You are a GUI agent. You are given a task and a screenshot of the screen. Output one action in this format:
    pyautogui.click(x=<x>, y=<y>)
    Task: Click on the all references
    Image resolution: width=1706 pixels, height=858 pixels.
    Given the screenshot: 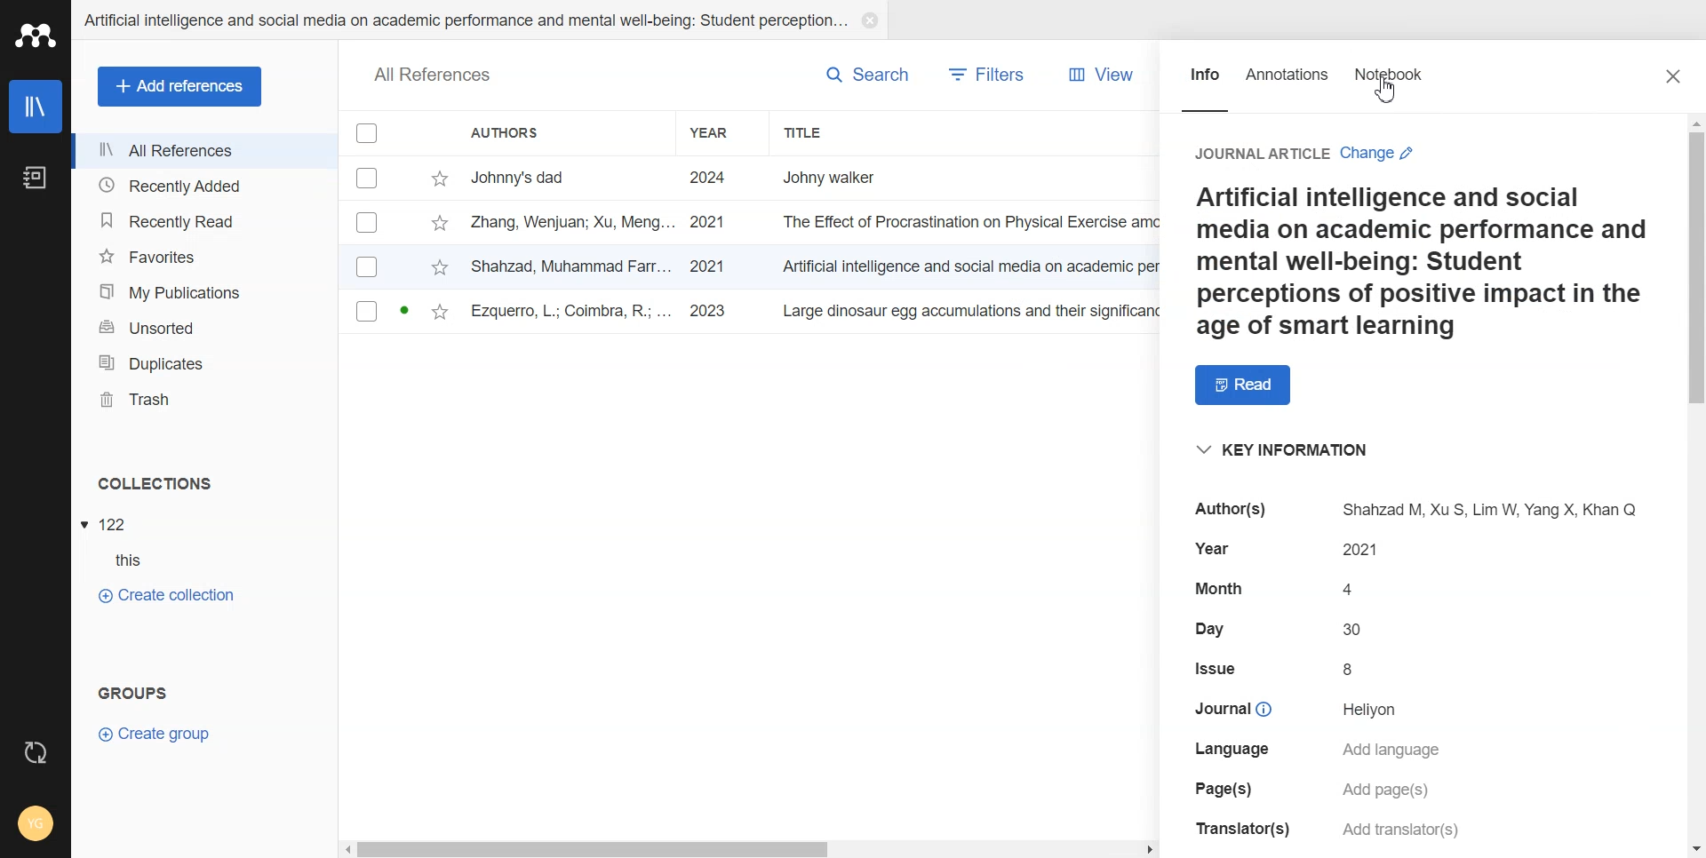 What is the action you would take?
    pyautogui.click(x=433, y=76)
    